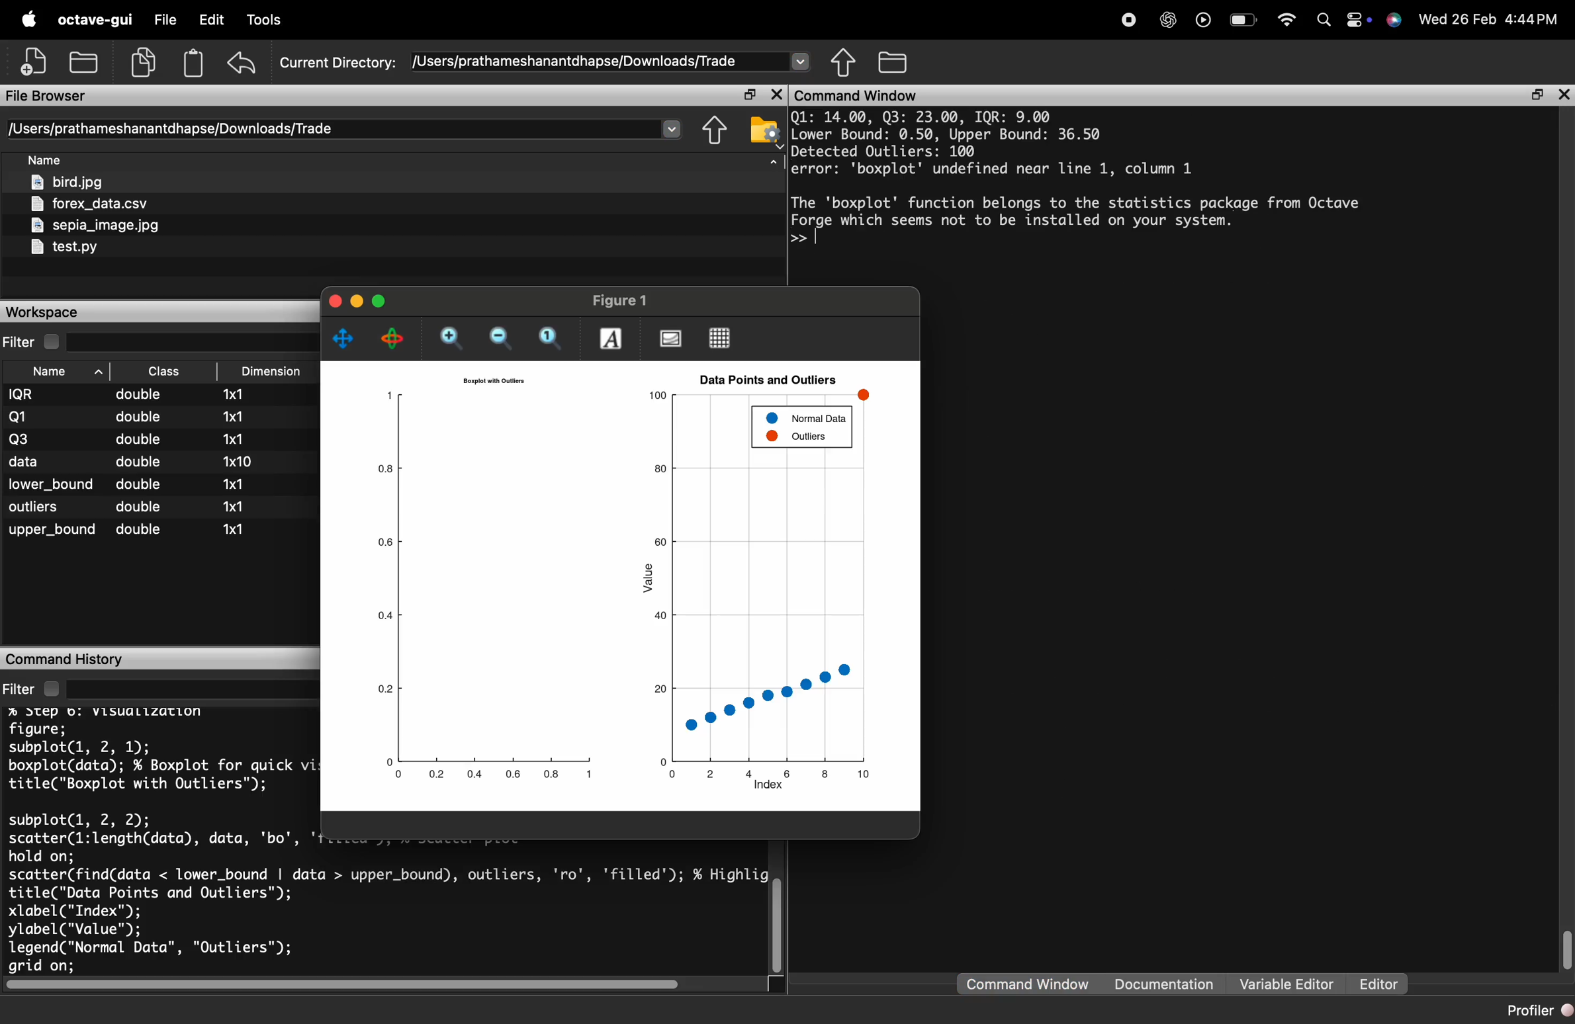 The width and height of the screenshot is (1575, 1024). I want to click on share, so click(715, 130).